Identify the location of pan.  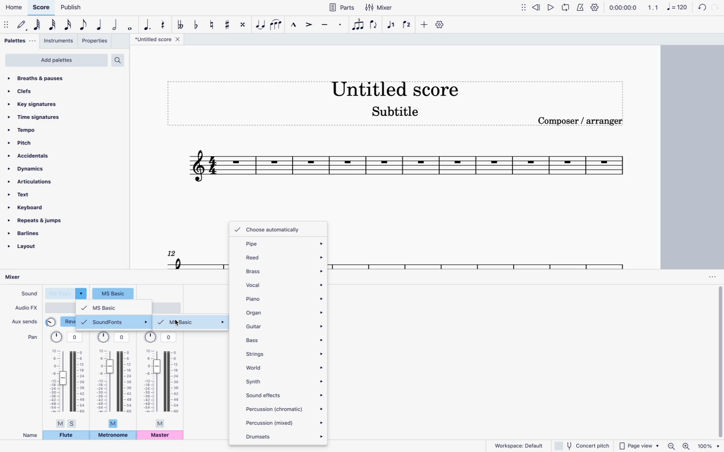
(114, 379).